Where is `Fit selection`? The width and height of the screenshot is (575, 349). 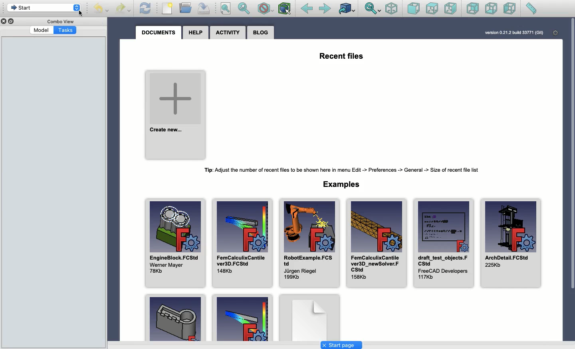
Fit selection is located at coordinates (244, 8).